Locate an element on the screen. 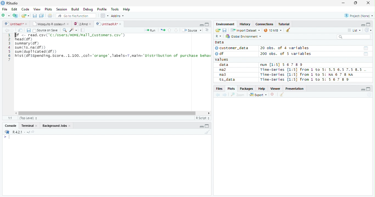 The image size is (375, 197). Run is located at coordinates (150, 30).